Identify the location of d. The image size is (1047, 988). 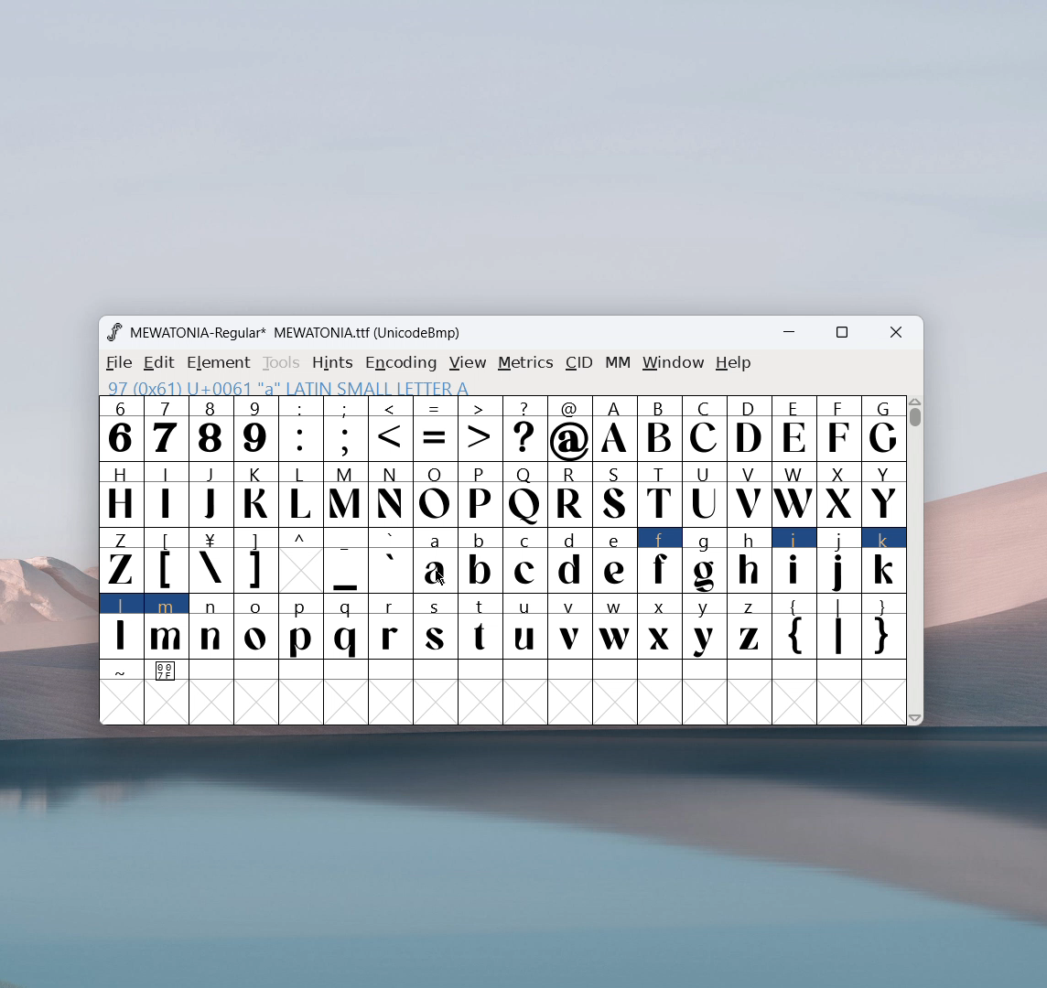
(569, 561).